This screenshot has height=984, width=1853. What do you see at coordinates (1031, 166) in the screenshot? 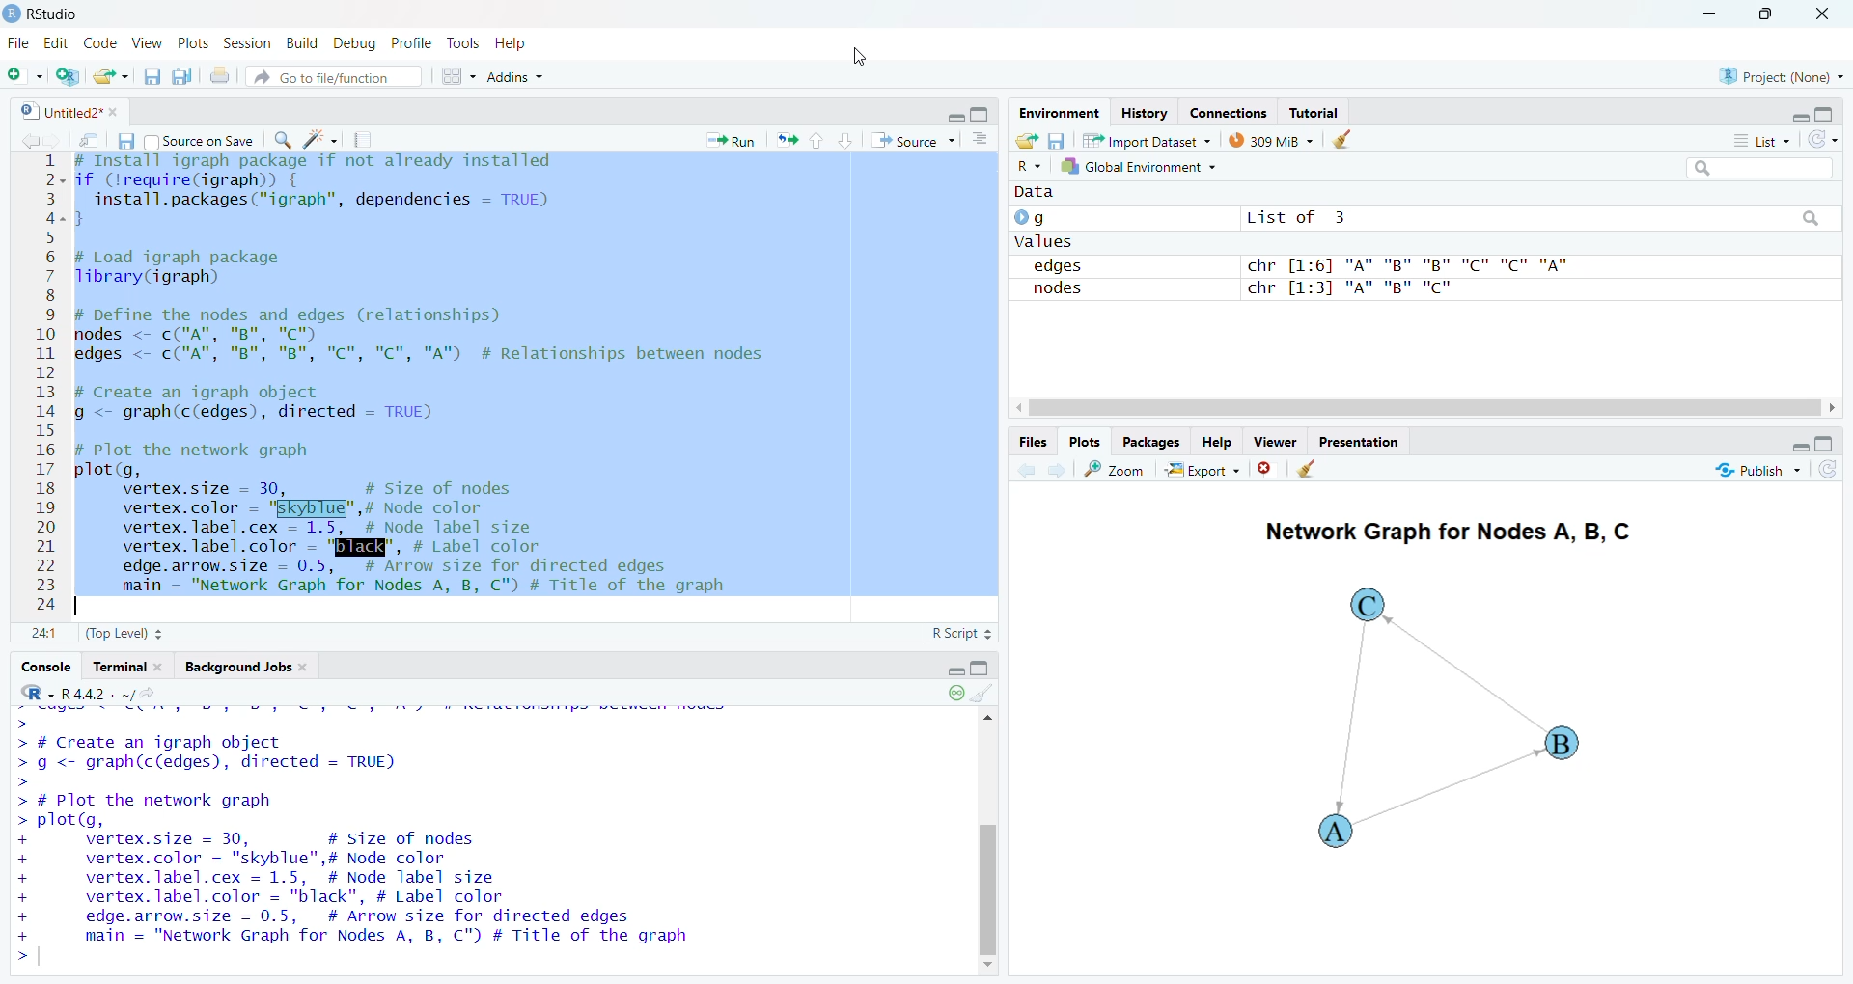
I see `R` at bounding box center [1031, 166].